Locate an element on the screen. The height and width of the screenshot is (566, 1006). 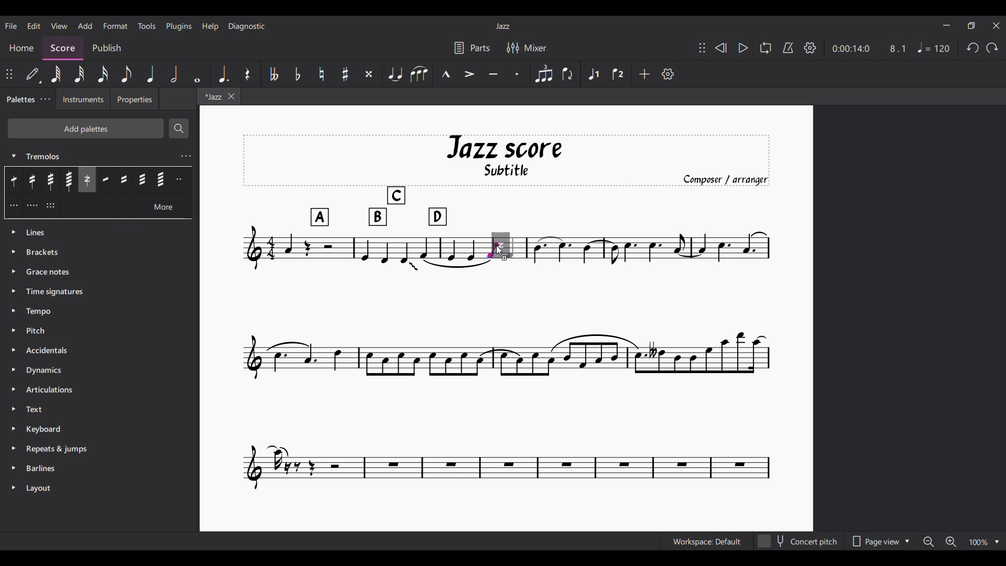
Close interface is located at coordinates (997, 25).